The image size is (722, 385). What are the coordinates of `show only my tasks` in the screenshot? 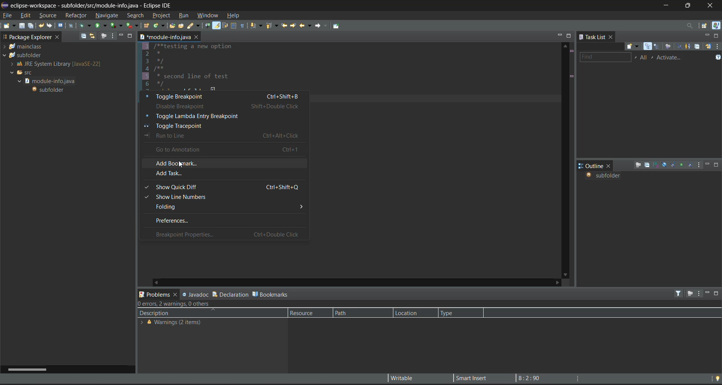 It's located at (689, 46).